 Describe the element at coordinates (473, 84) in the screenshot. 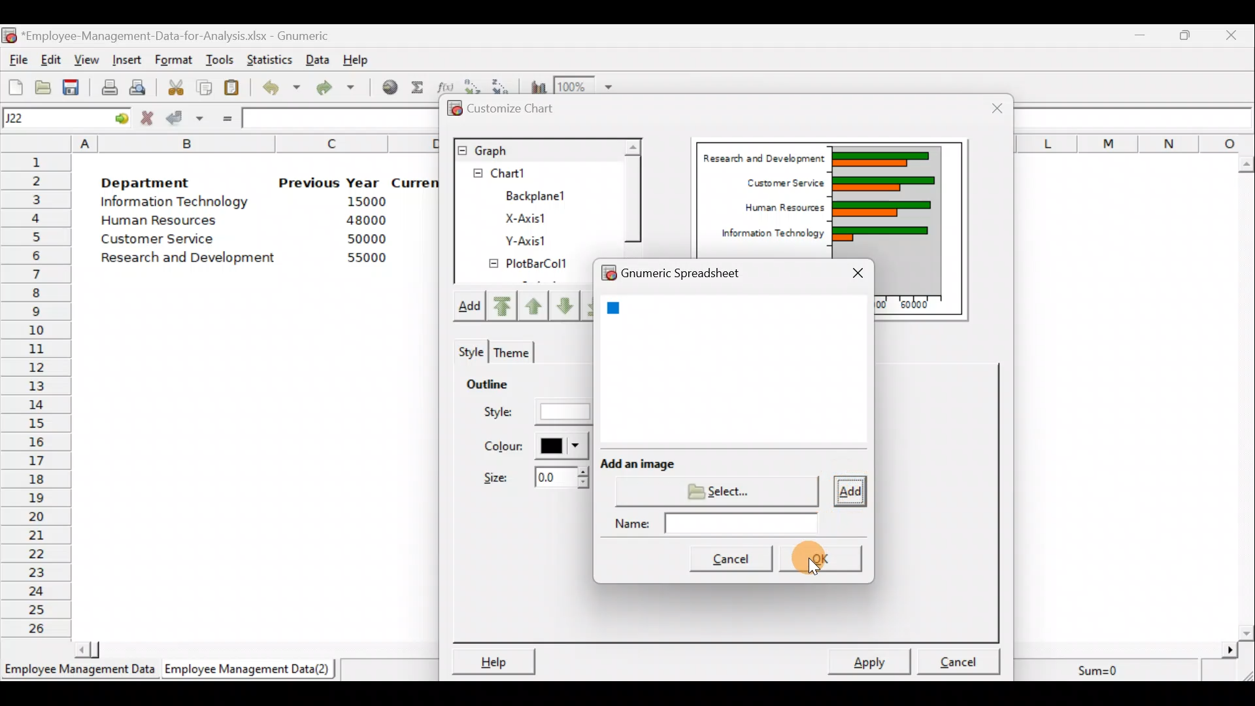

I see `Sort in Ascending order` at that location.